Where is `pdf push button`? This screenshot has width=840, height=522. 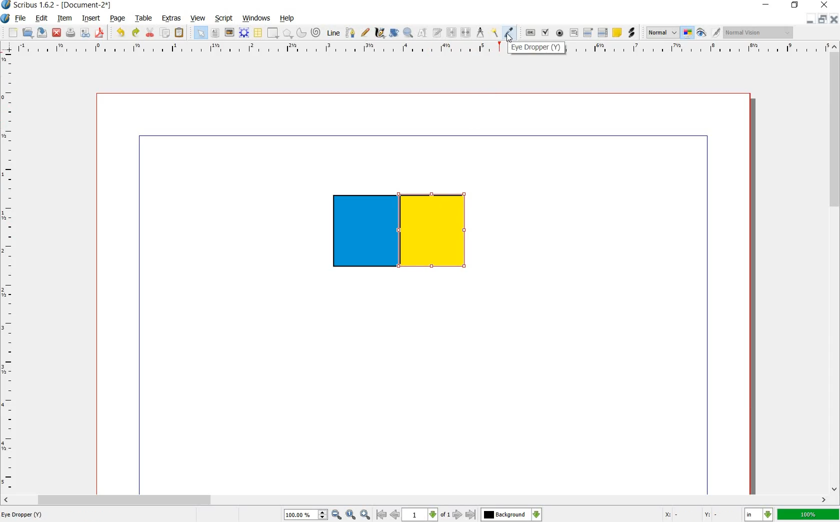
pdf push button is located at coordinates (530, 32).